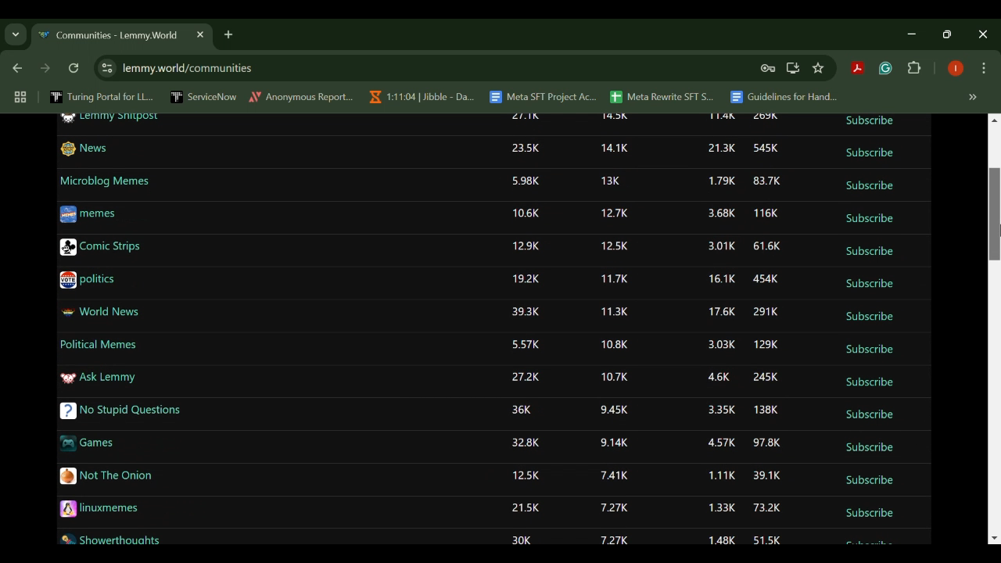 The height and width of the screenshot is (563, 1001). Describe the element at coordinates (868, 185) in the screenshot. I see `Subscribe` at that location.